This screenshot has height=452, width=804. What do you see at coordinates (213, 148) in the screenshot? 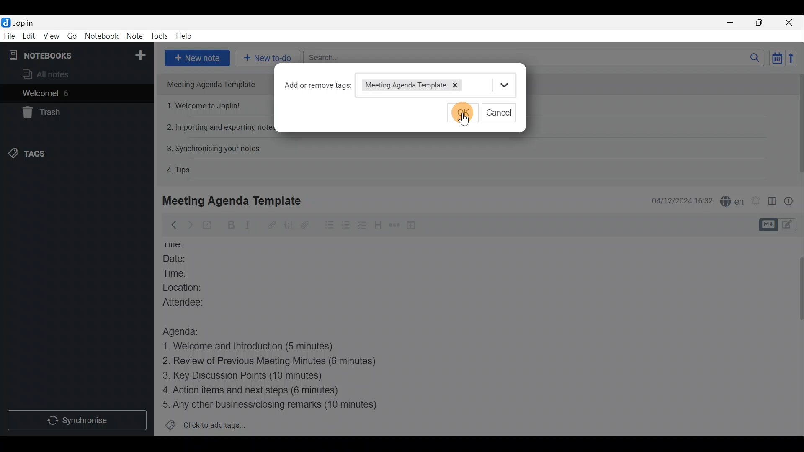
I see `3. Synchronising your notes` at bounding box center [213, 148].